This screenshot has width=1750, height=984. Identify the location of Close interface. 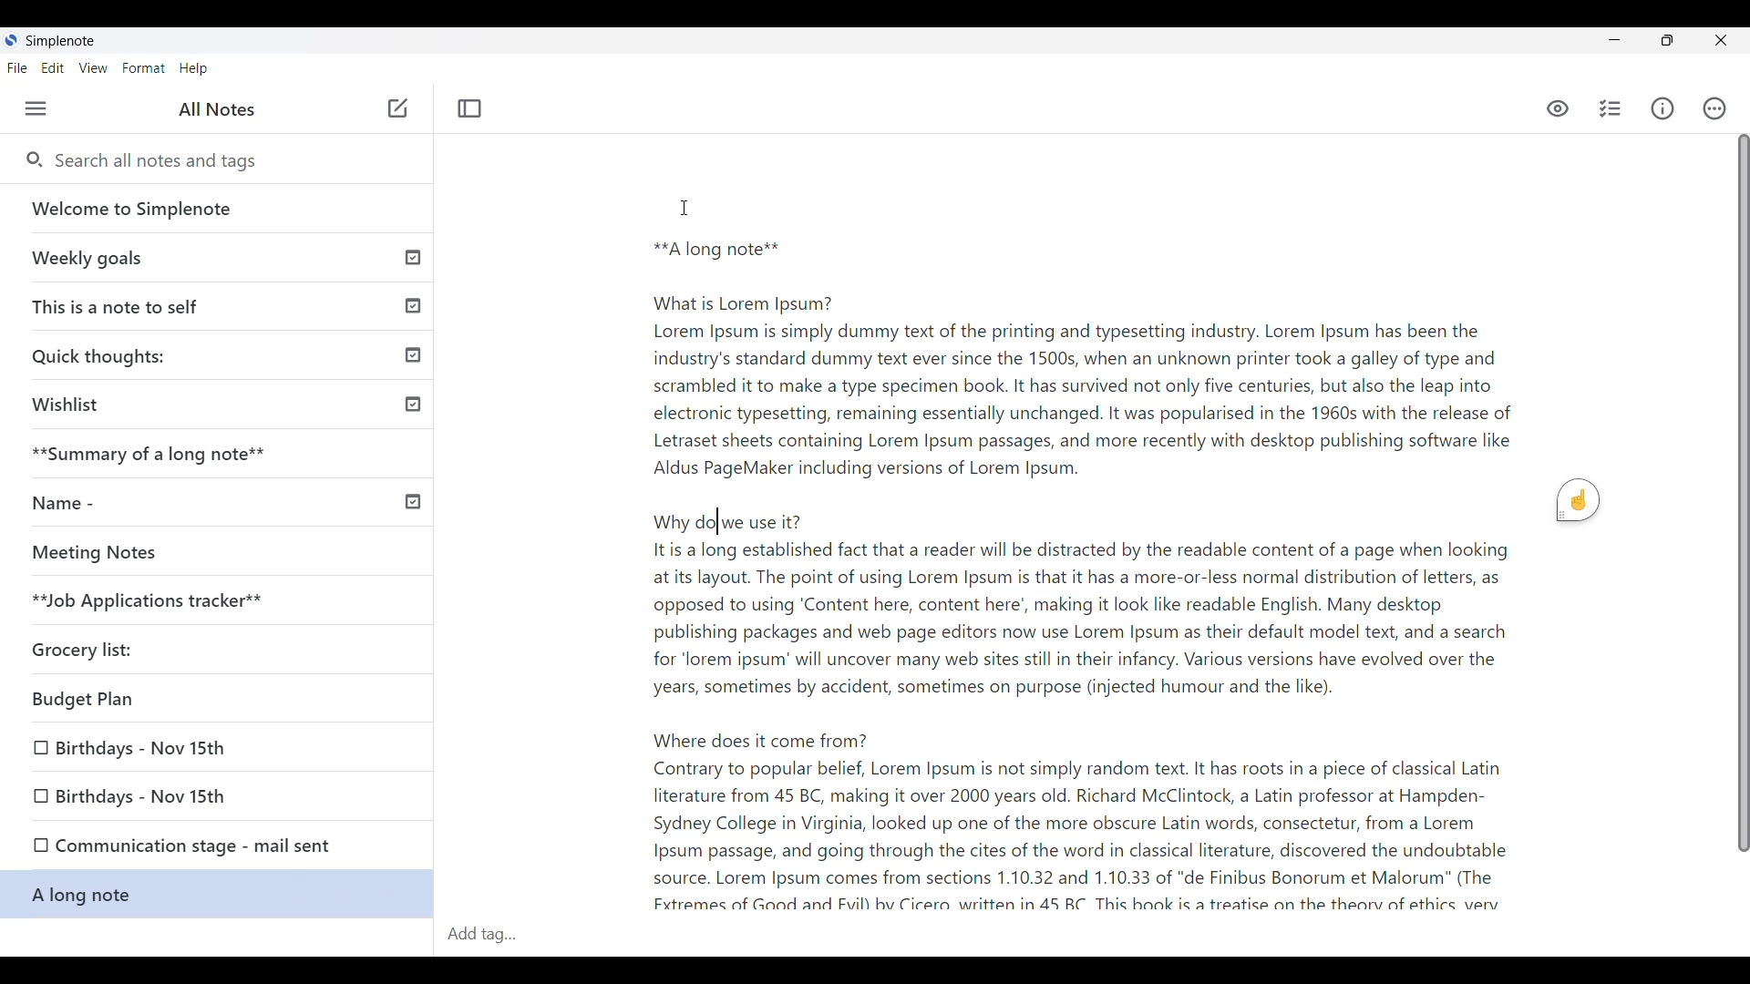
(1720, 40).